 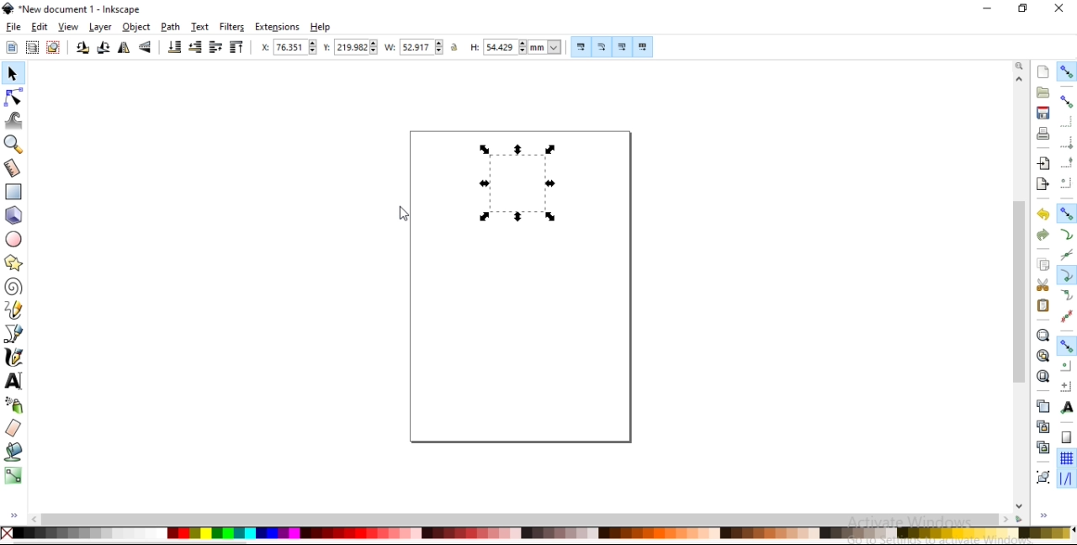 I want to click on create circles, arcs and ellipses, so click(x=15, y=240).